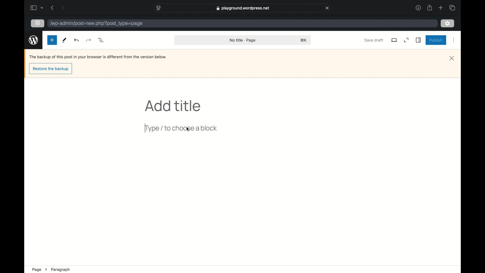  I want to click on sidebar, so click(419, 40).